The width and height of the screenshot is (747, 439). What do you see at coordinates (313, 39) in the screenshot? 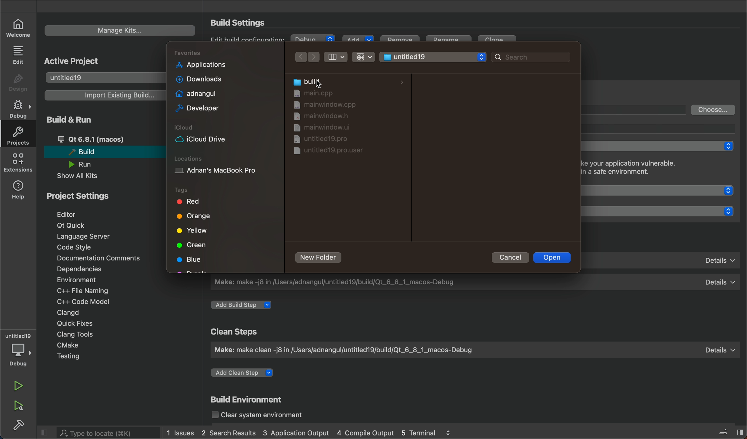
I see `debug` at bounding box center [313, 39].